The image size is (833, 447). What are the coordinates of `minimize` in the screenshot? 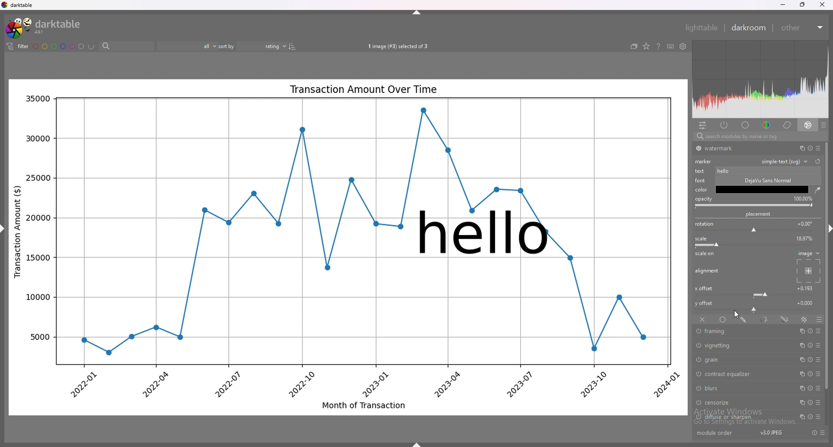 It's located at (782, 5).